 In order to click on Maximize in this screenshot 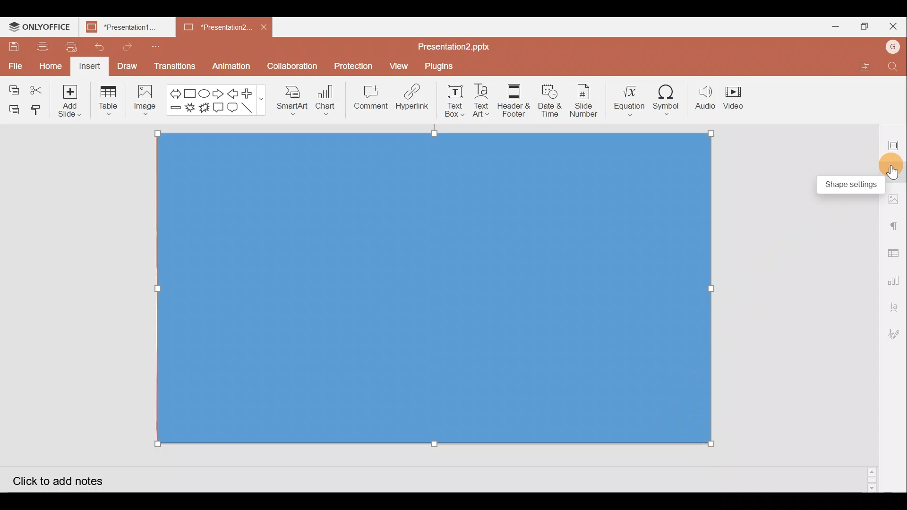, I will do `click(864, 25)`.